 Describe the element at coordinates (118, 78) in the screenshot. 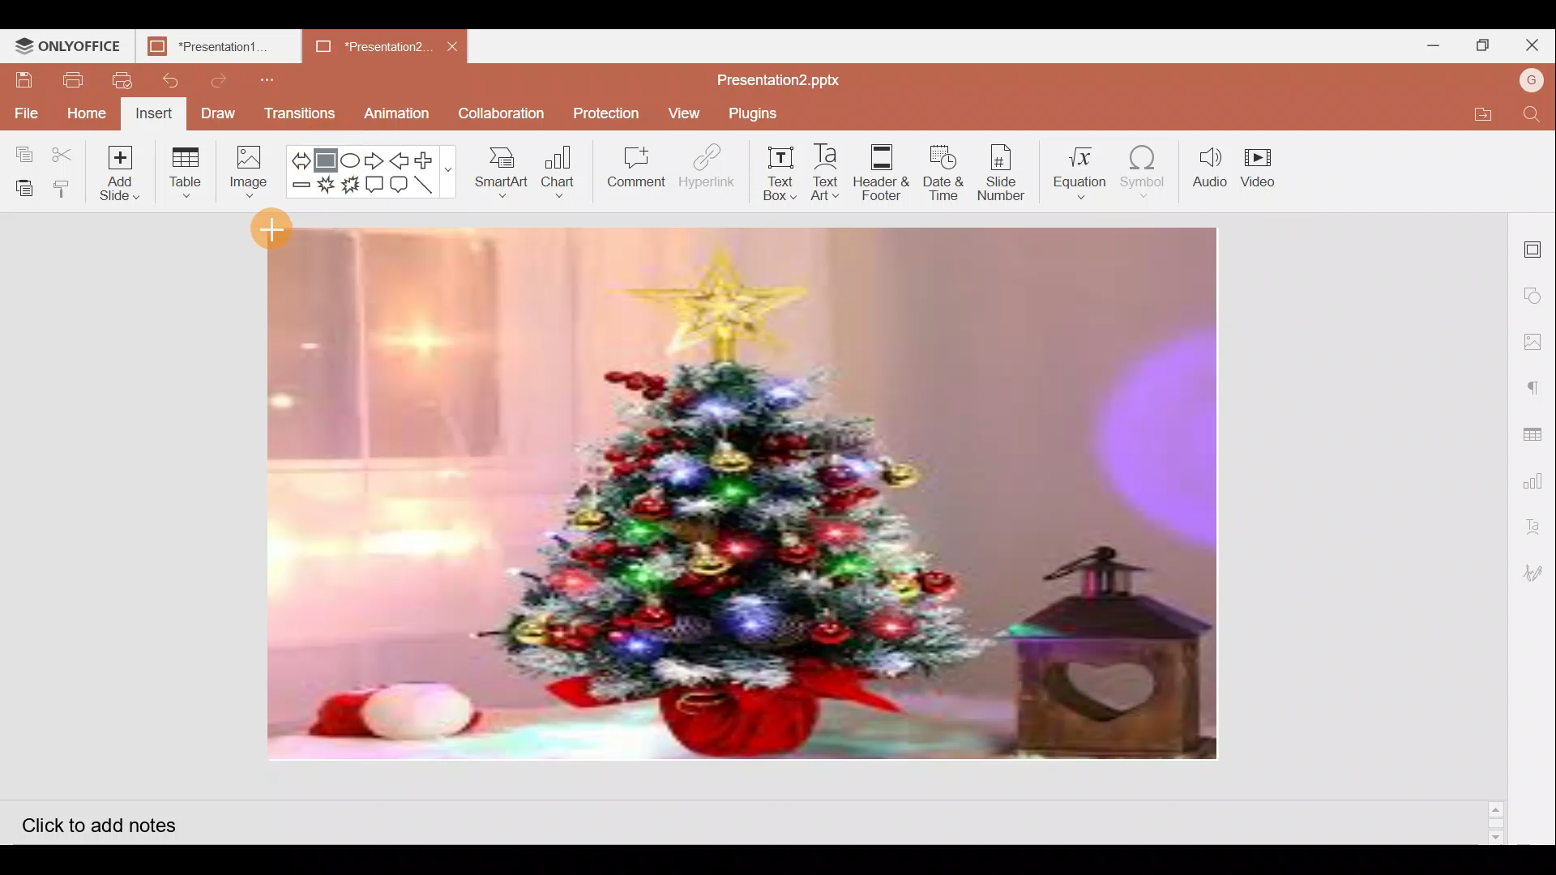

I see `Quick print` at that location.